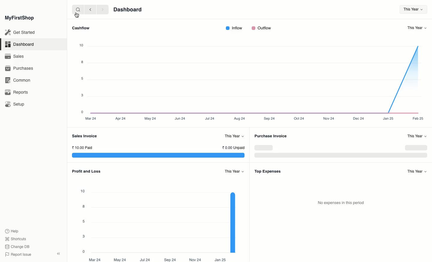  Describe the element at coordinates (330, 118) in the screenshot. I see `Nov 24` at that location.